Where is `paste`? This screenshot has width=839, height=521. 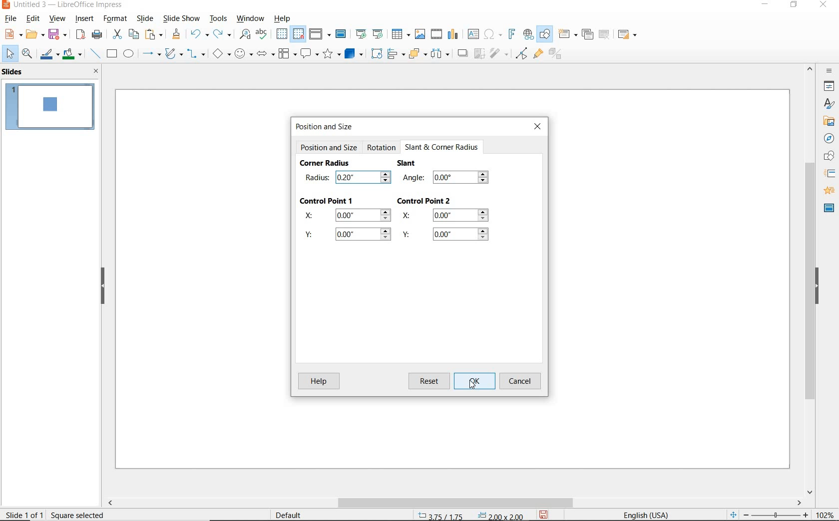 paste is located at coordinates (153, 35).